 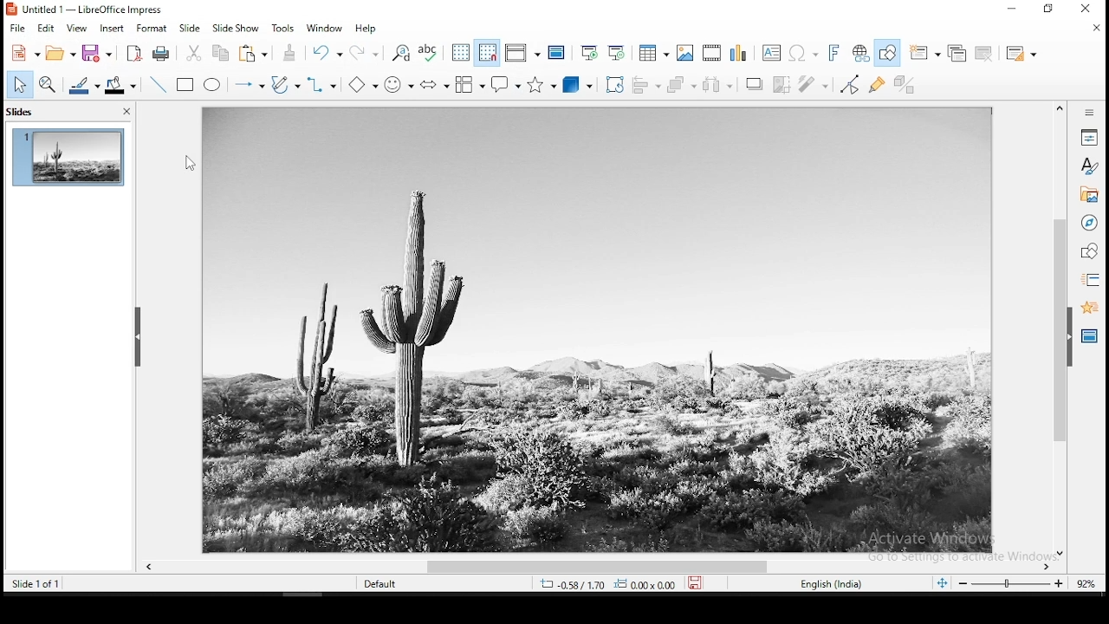 What do you see at coordinates (1086, 8) in the screenshot?
I see `close window` at bounding box center [1086, 8].